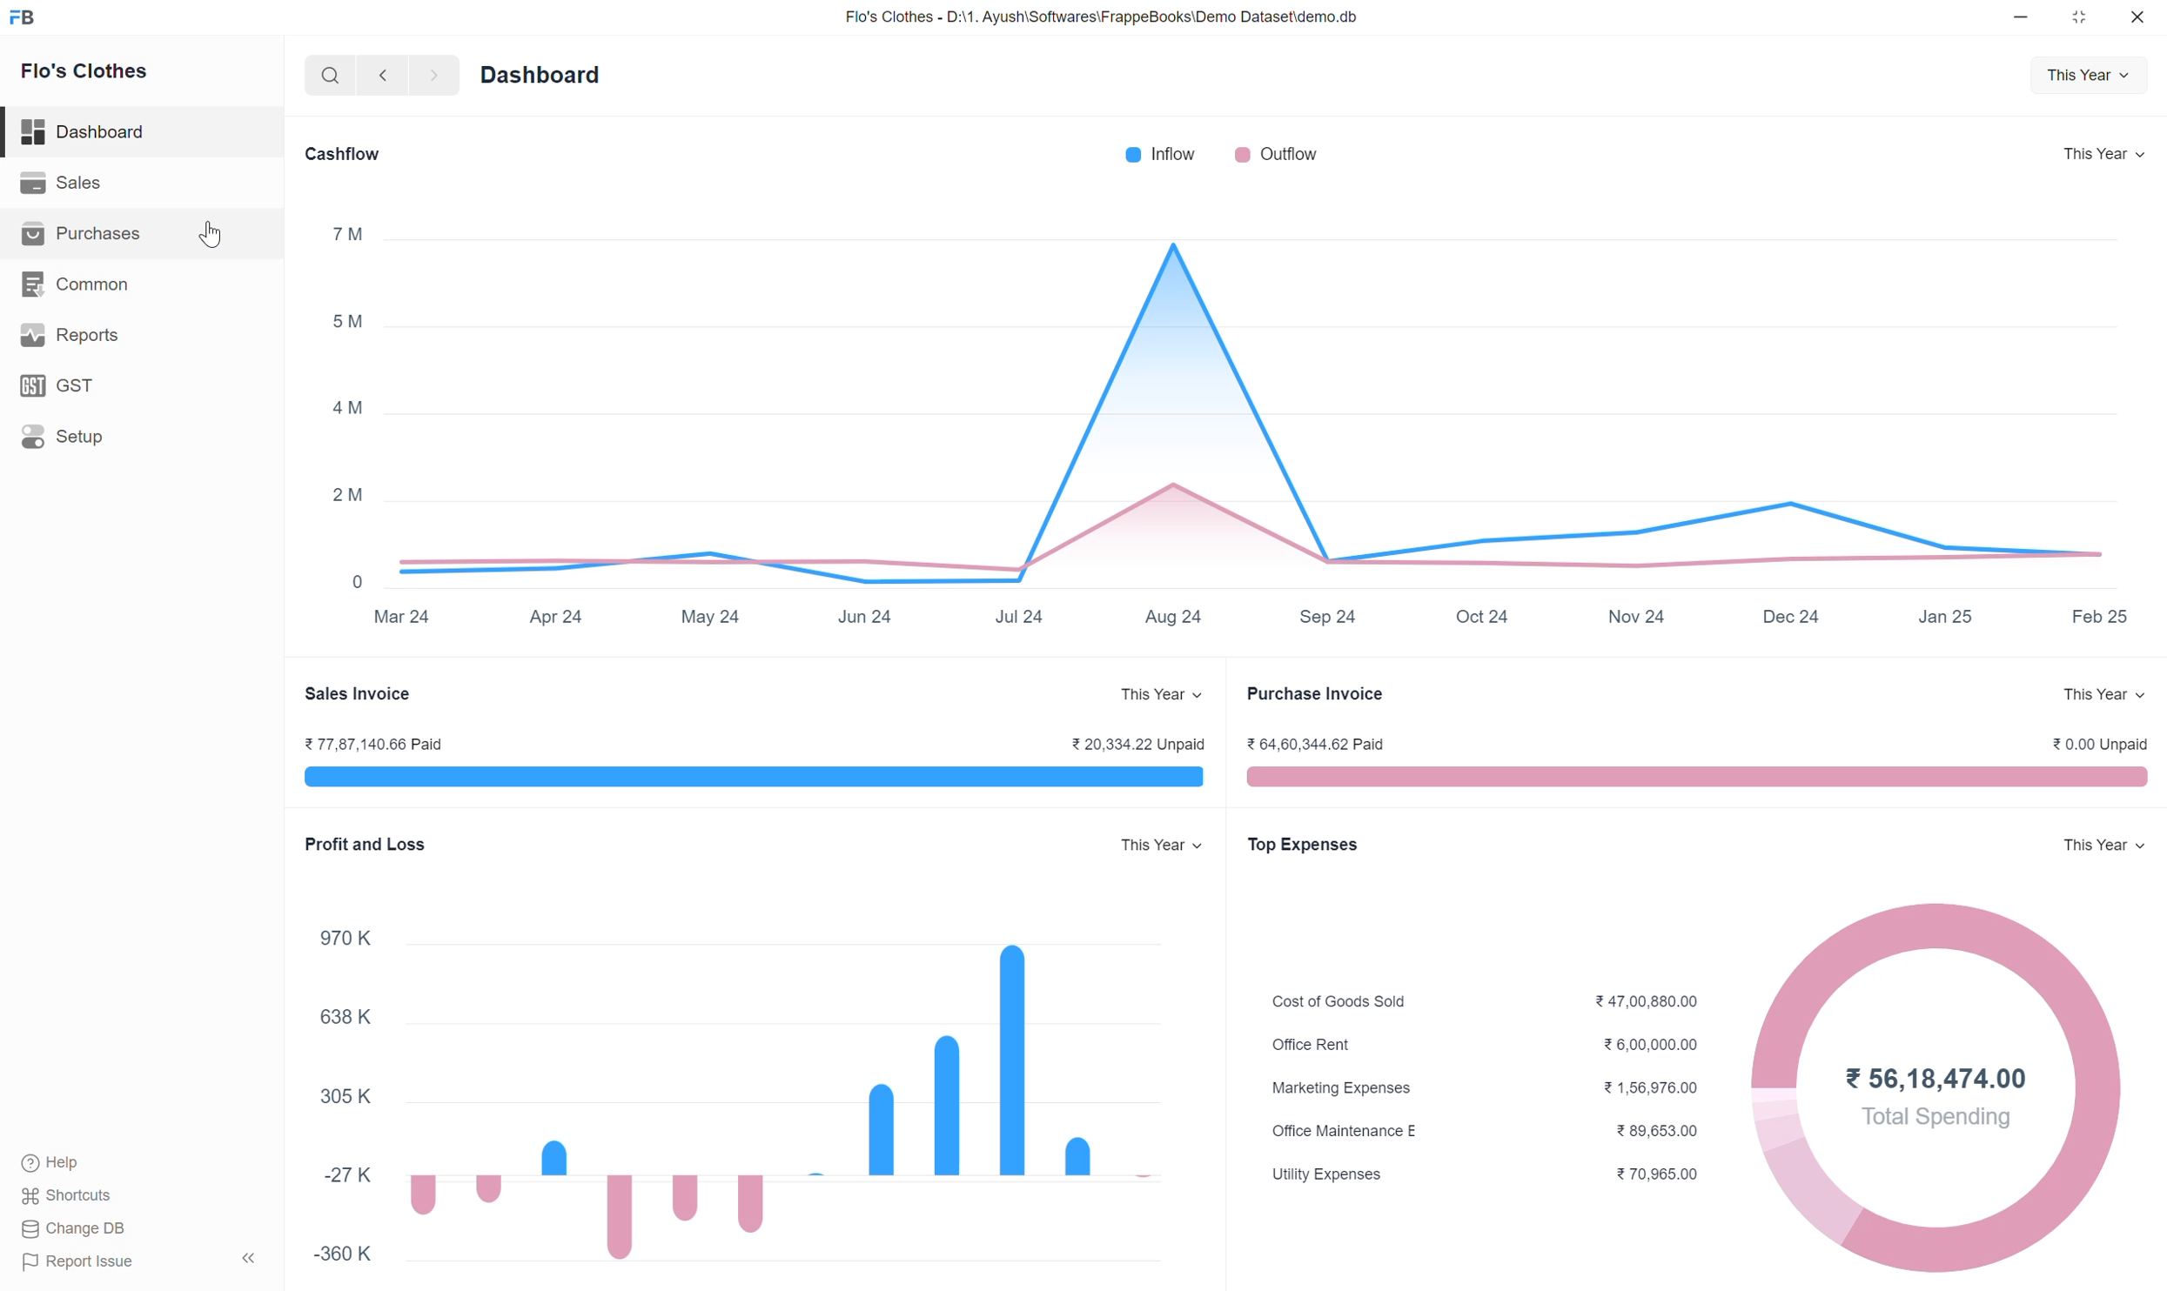 The image size is (2167, 1291). Describe the element at coordinates (784, 1081) in the screenshot. I see `Profit and Loss graph` at that location.